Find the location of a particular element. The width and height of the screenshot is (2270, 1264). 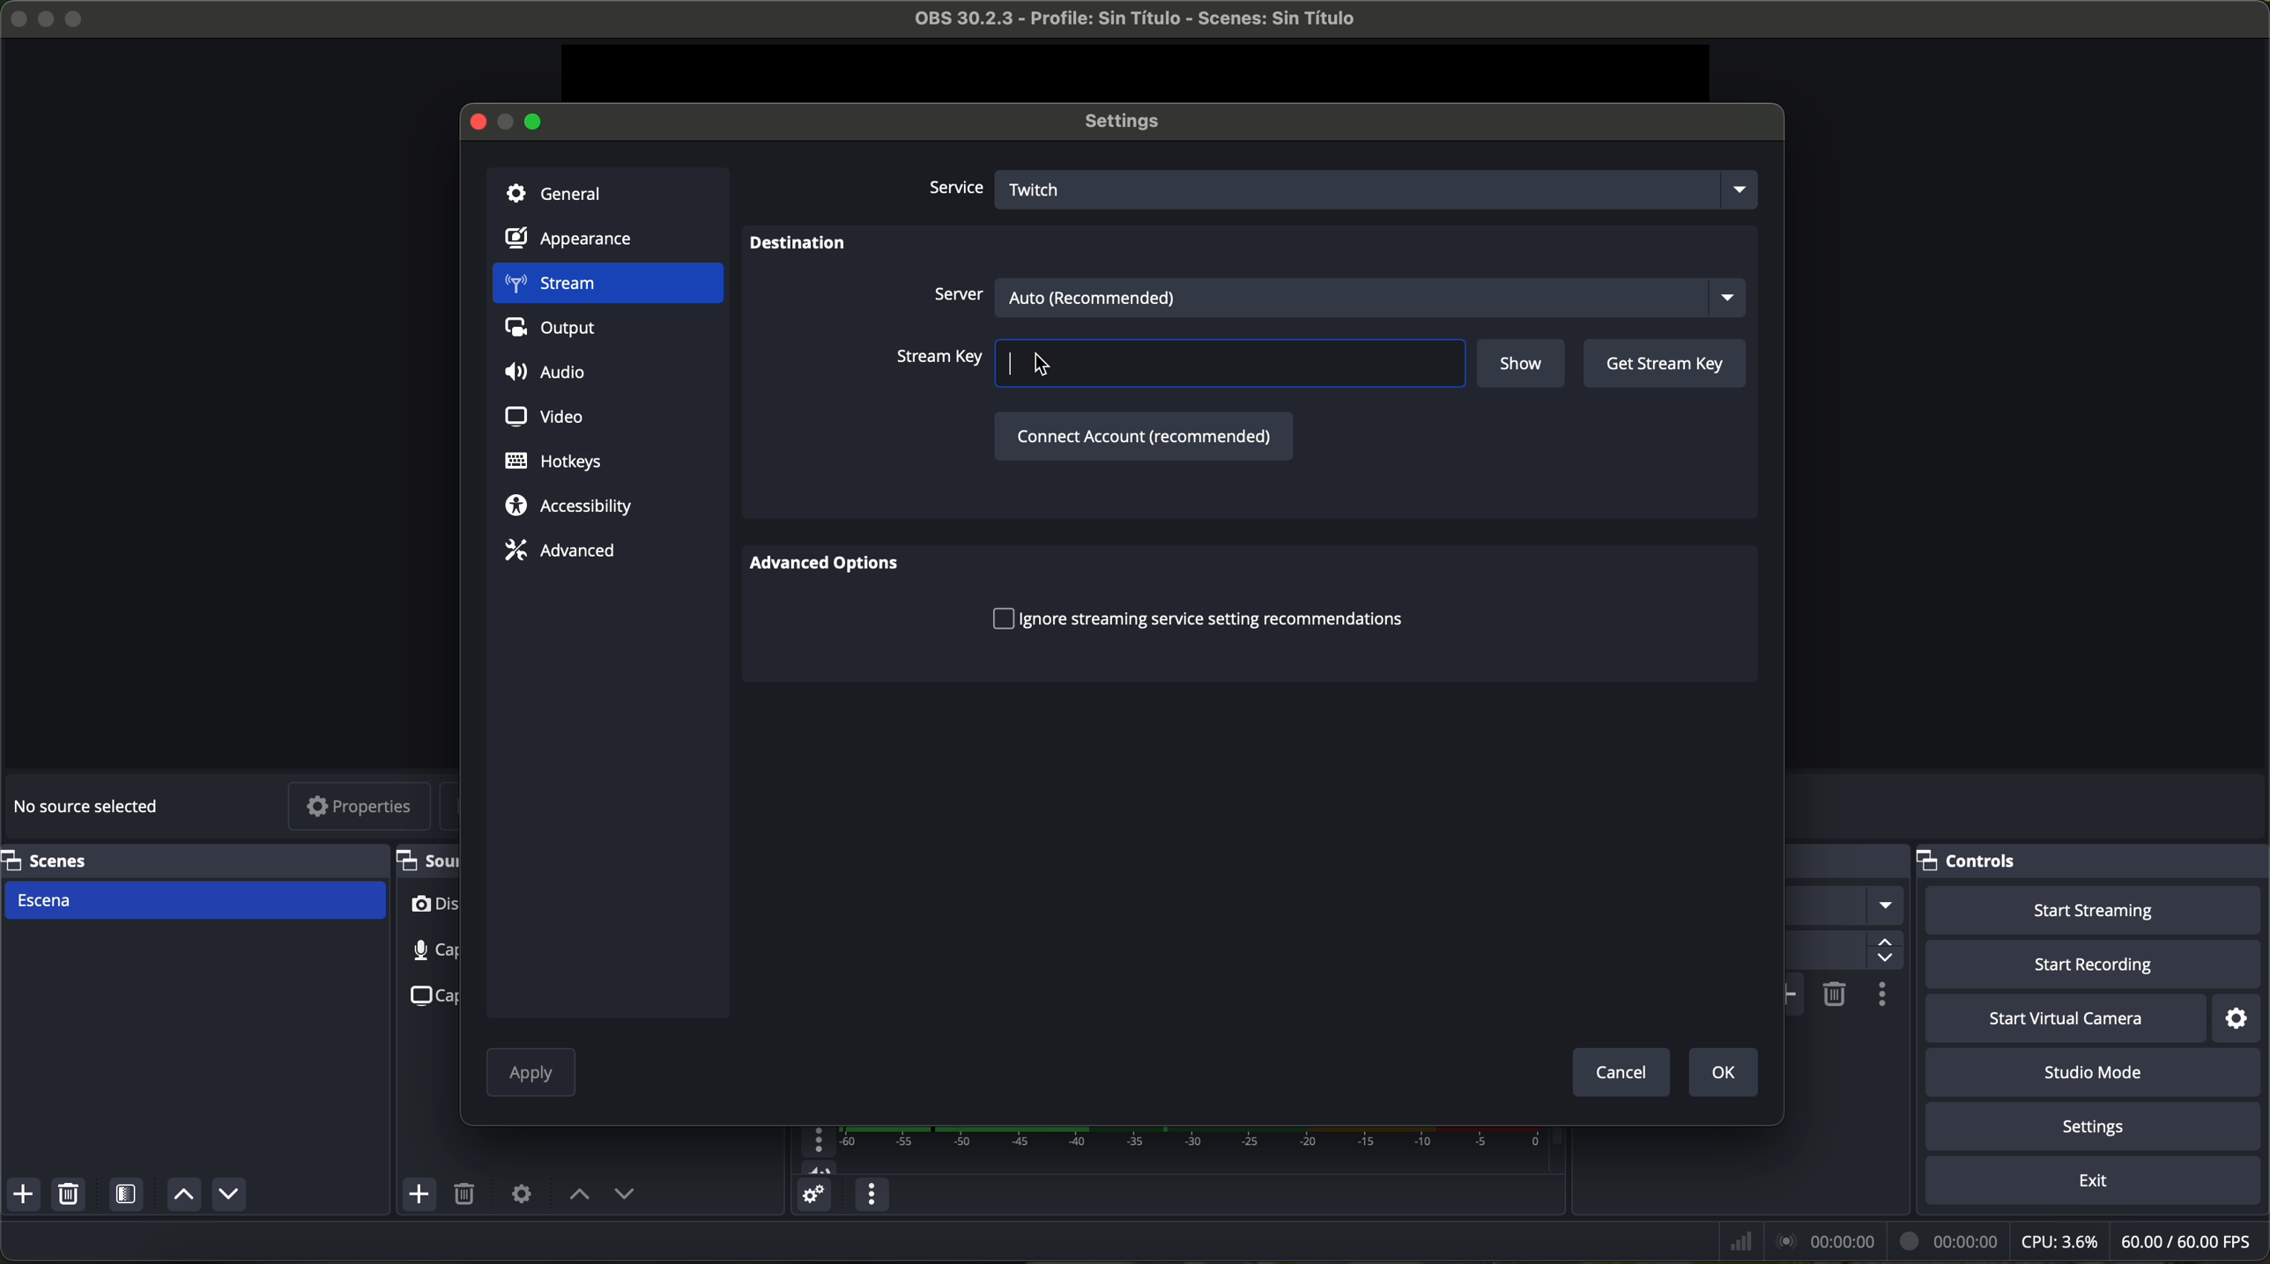

close window is located at coordinates (478, 120).